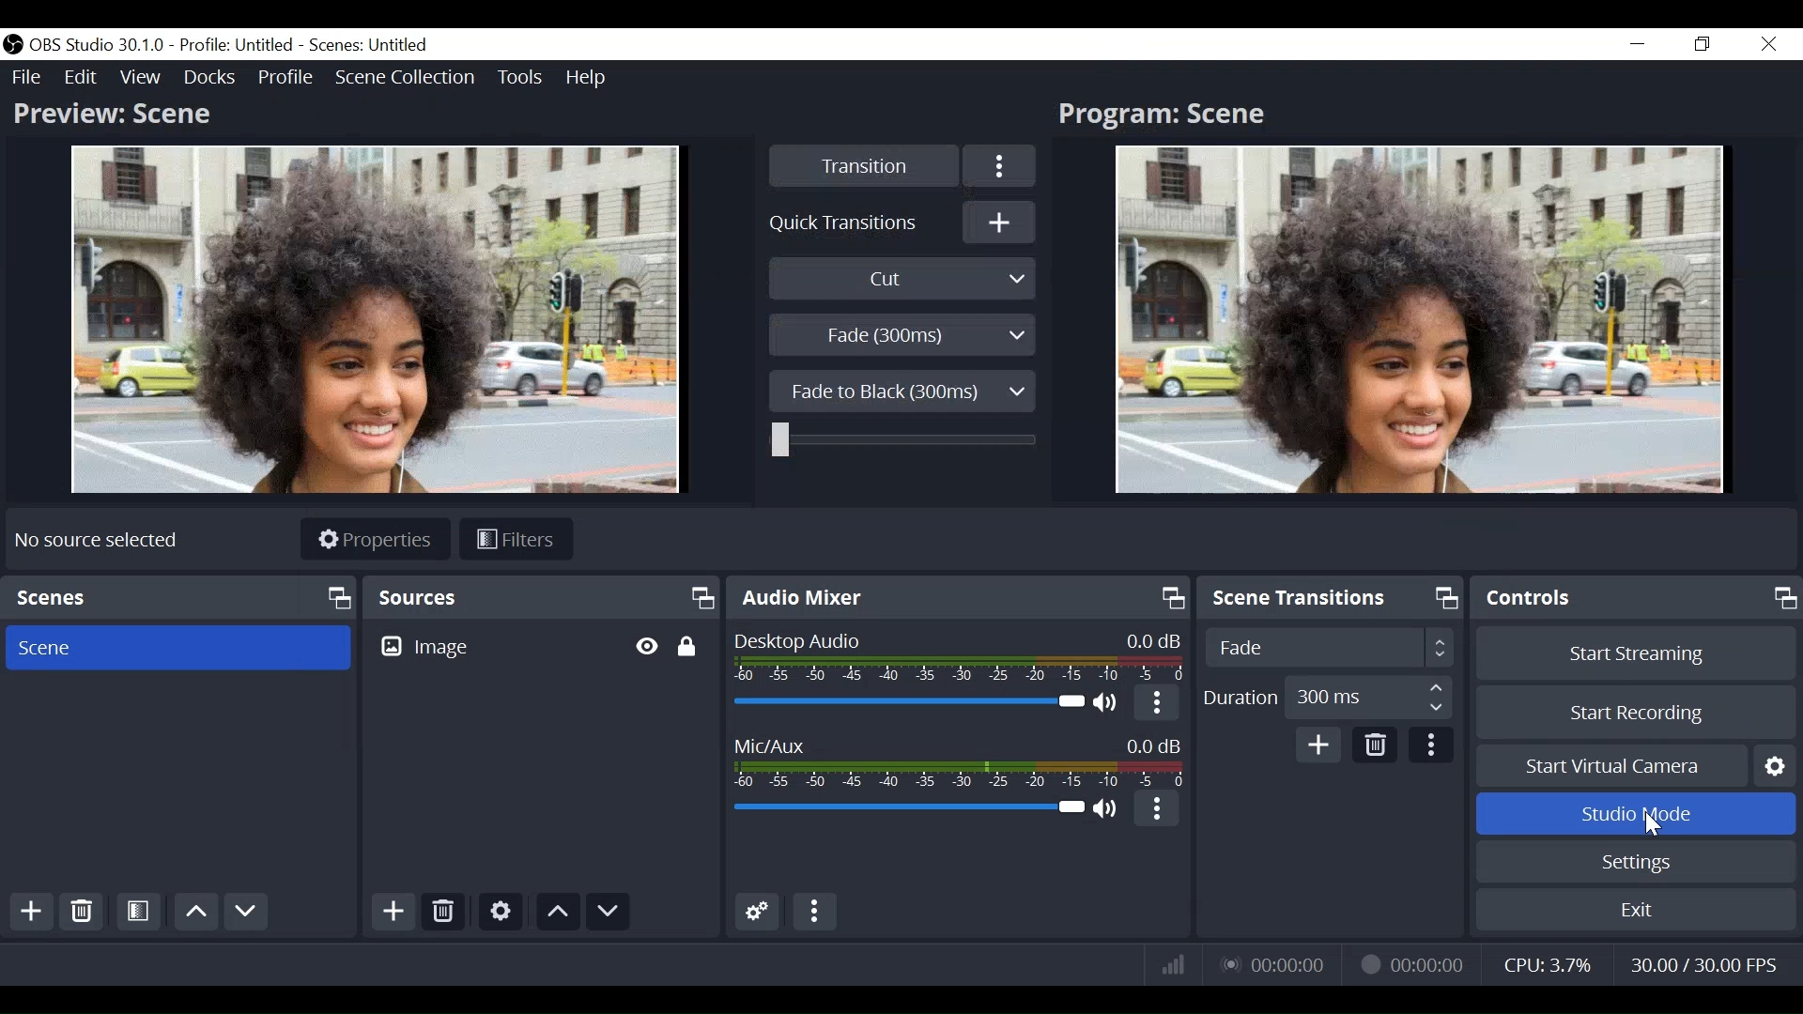 The height and width of the screenshot is (1014, 1803). Describe the element at coordinates (285, 78) in the screenshot. I see `Profile` at that location.